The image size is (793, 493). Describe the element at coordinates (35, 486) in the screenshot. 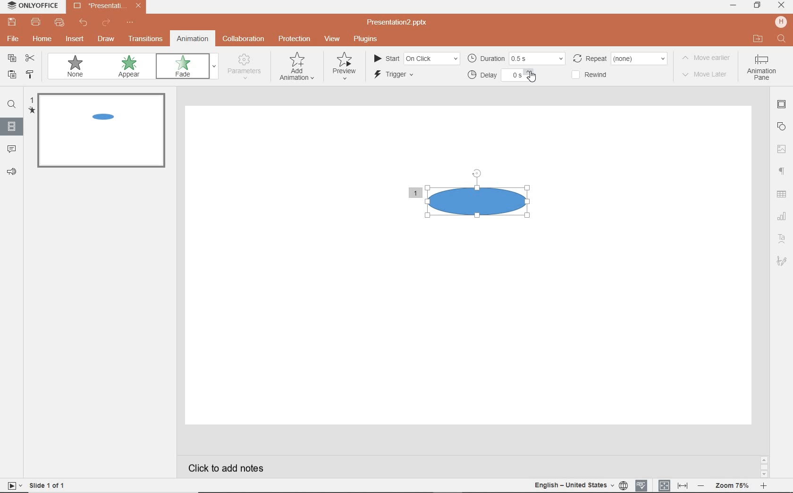

I see `slide 1 of 1` at that location.